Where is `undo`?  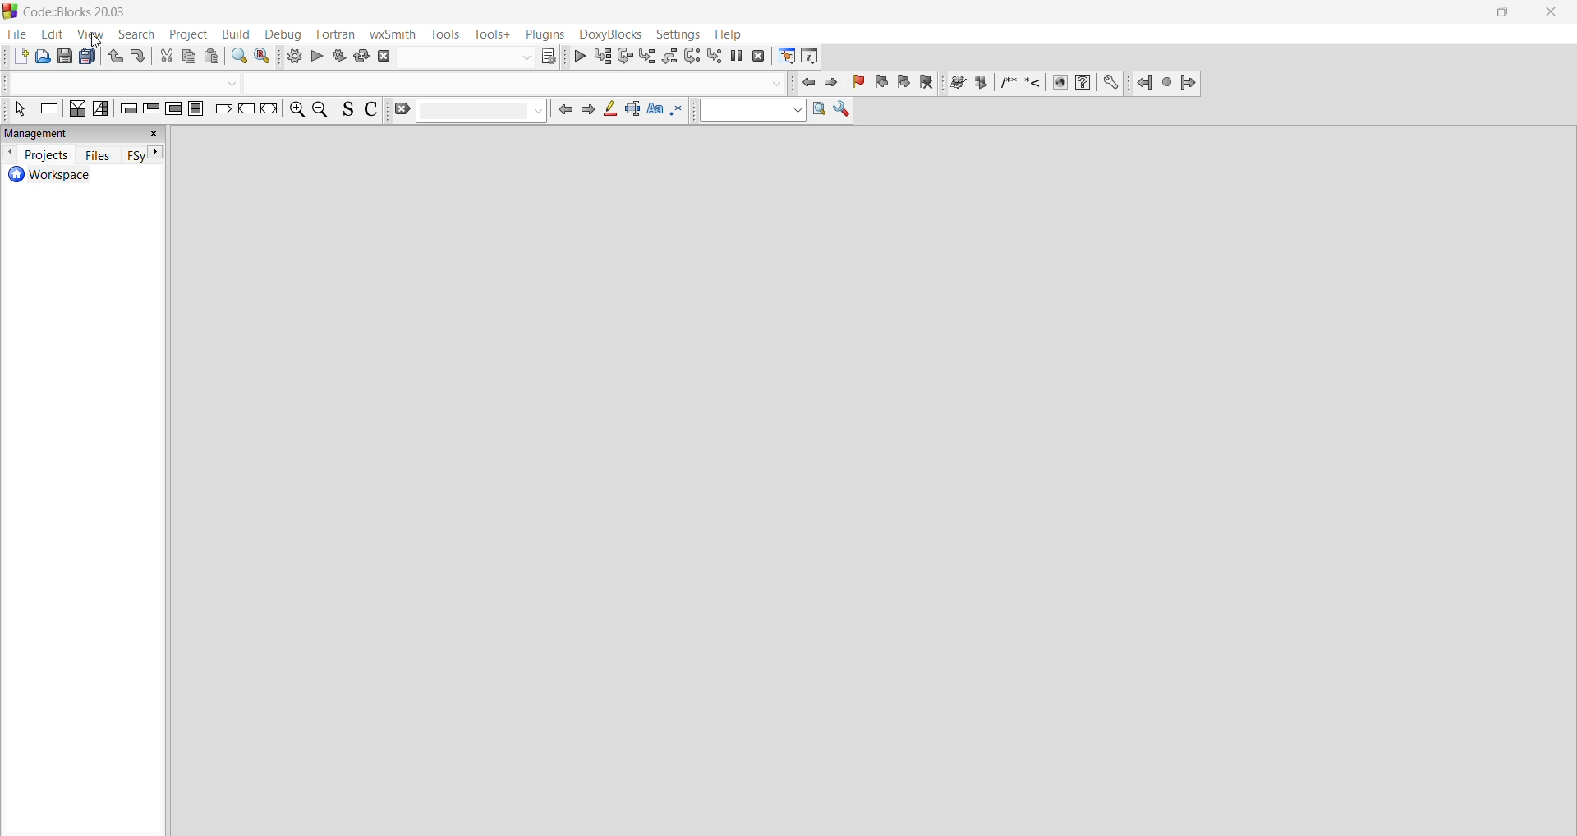
undo is located at coordinates (112, 58).